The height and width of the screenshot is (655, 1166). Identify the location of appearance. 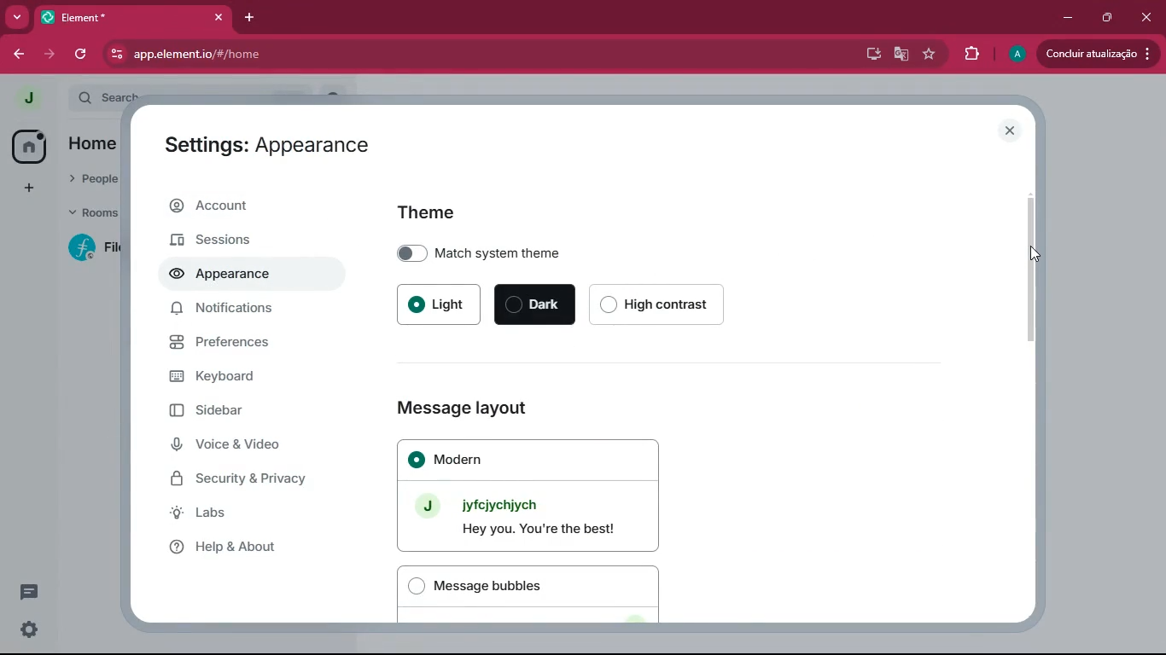
(227, 276).